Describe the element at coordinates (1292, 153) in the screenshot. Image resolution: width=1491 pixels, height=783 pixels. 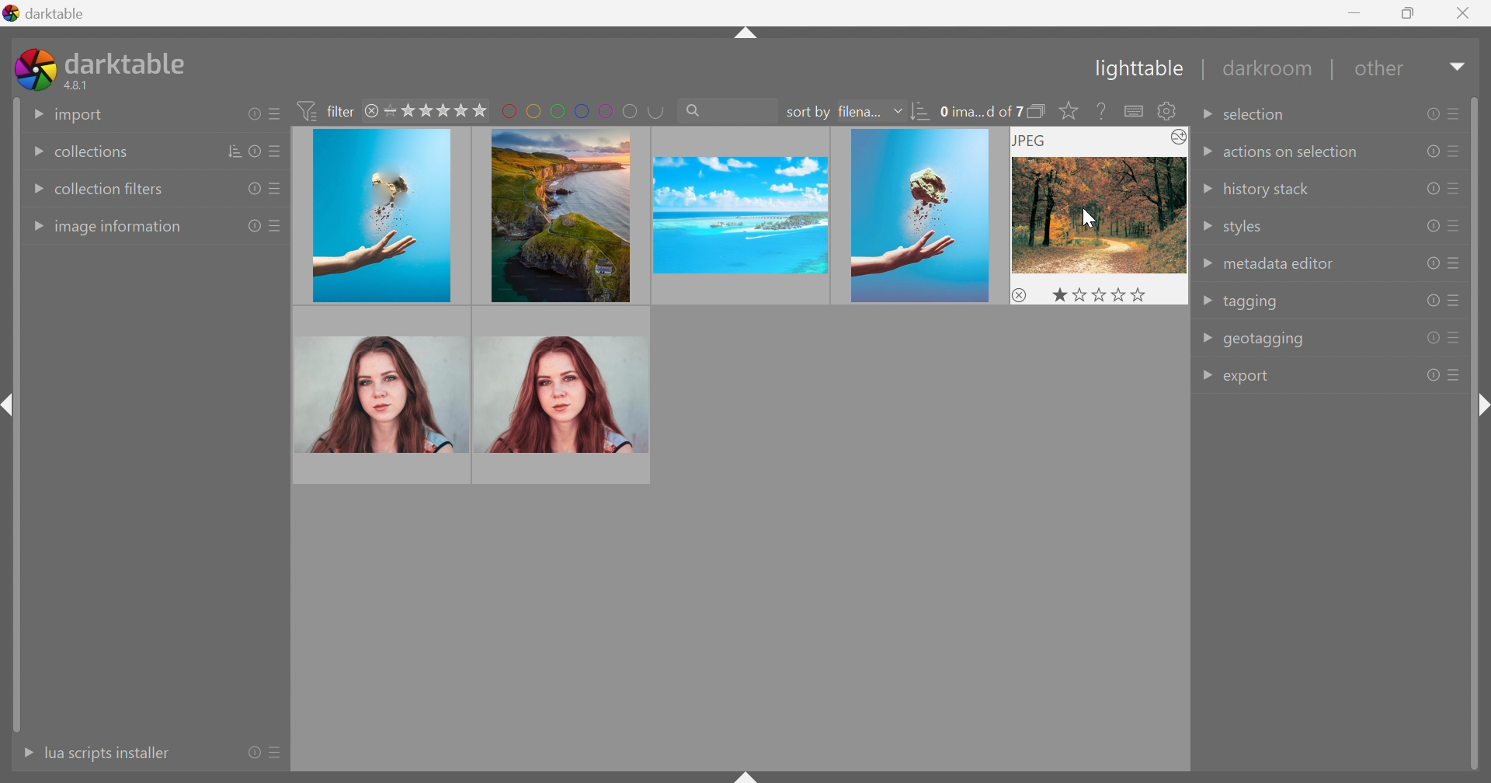
I see `actions on selection` at that location.